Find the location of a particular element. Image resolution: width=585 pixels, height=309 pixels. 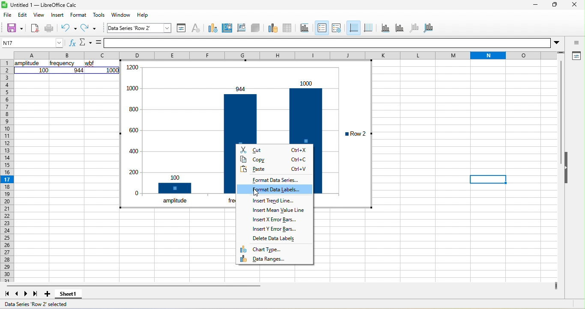

1000 is located at coordinates (113, 70).